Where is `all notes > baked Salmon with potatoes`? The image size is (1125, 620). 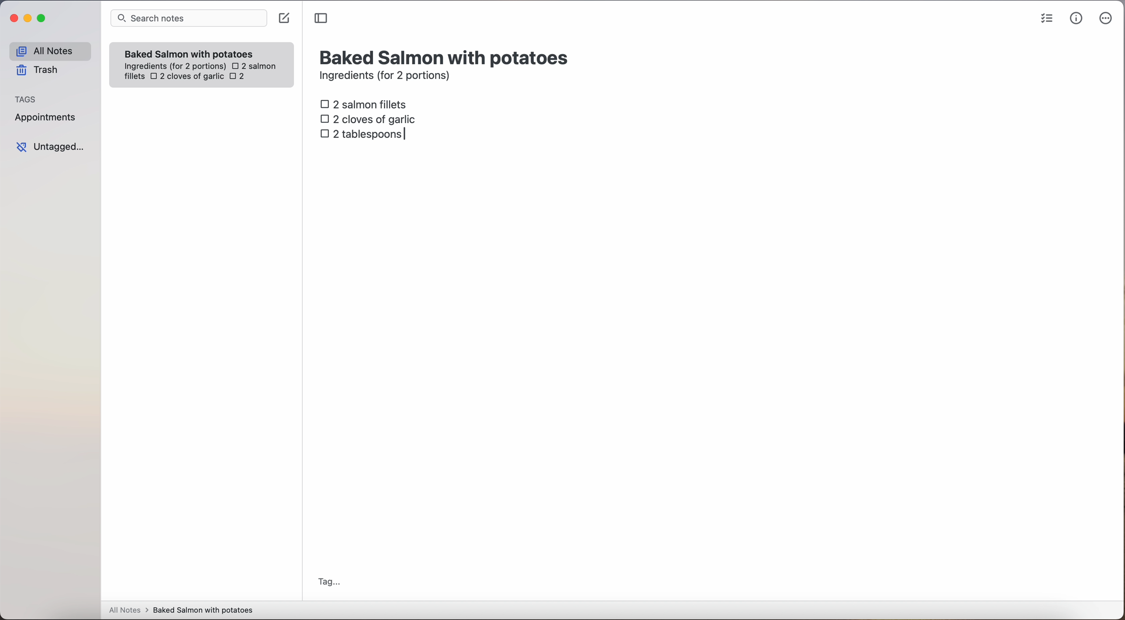
all notes > baked Salmon with potatoes is located at coordinates (181, 610).